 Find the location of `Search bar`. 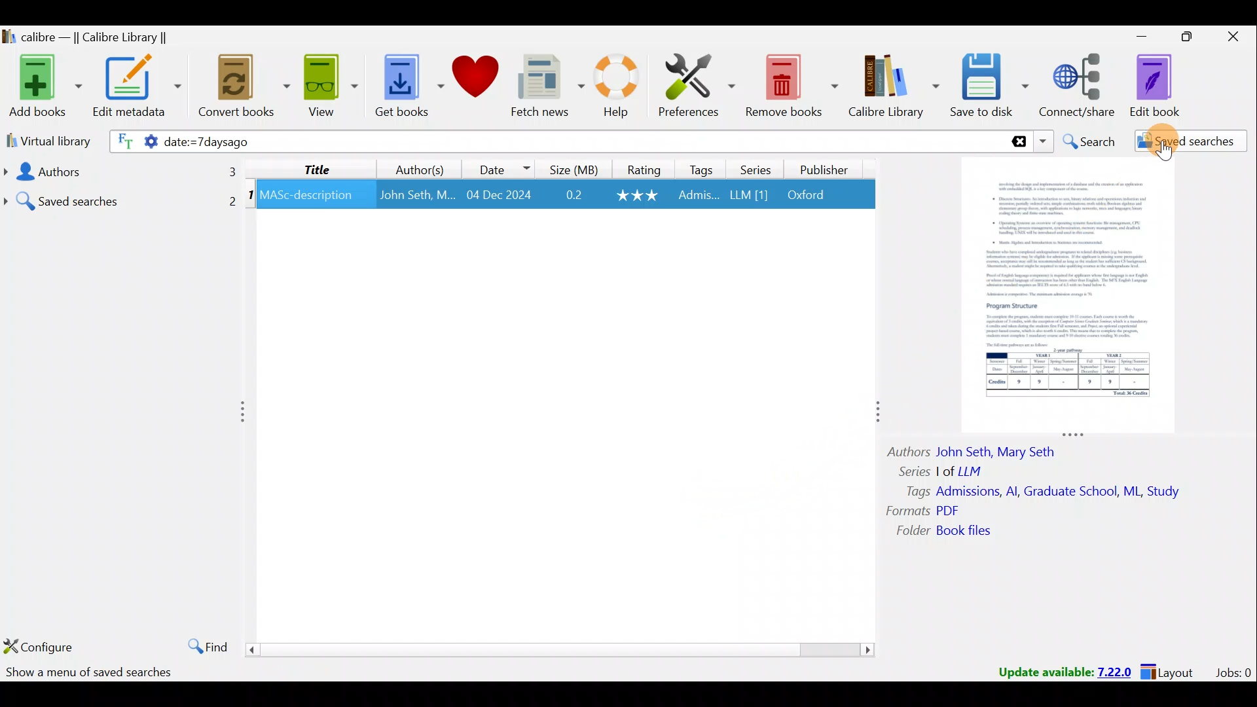

Search bar is located at coordinates (763, 141).